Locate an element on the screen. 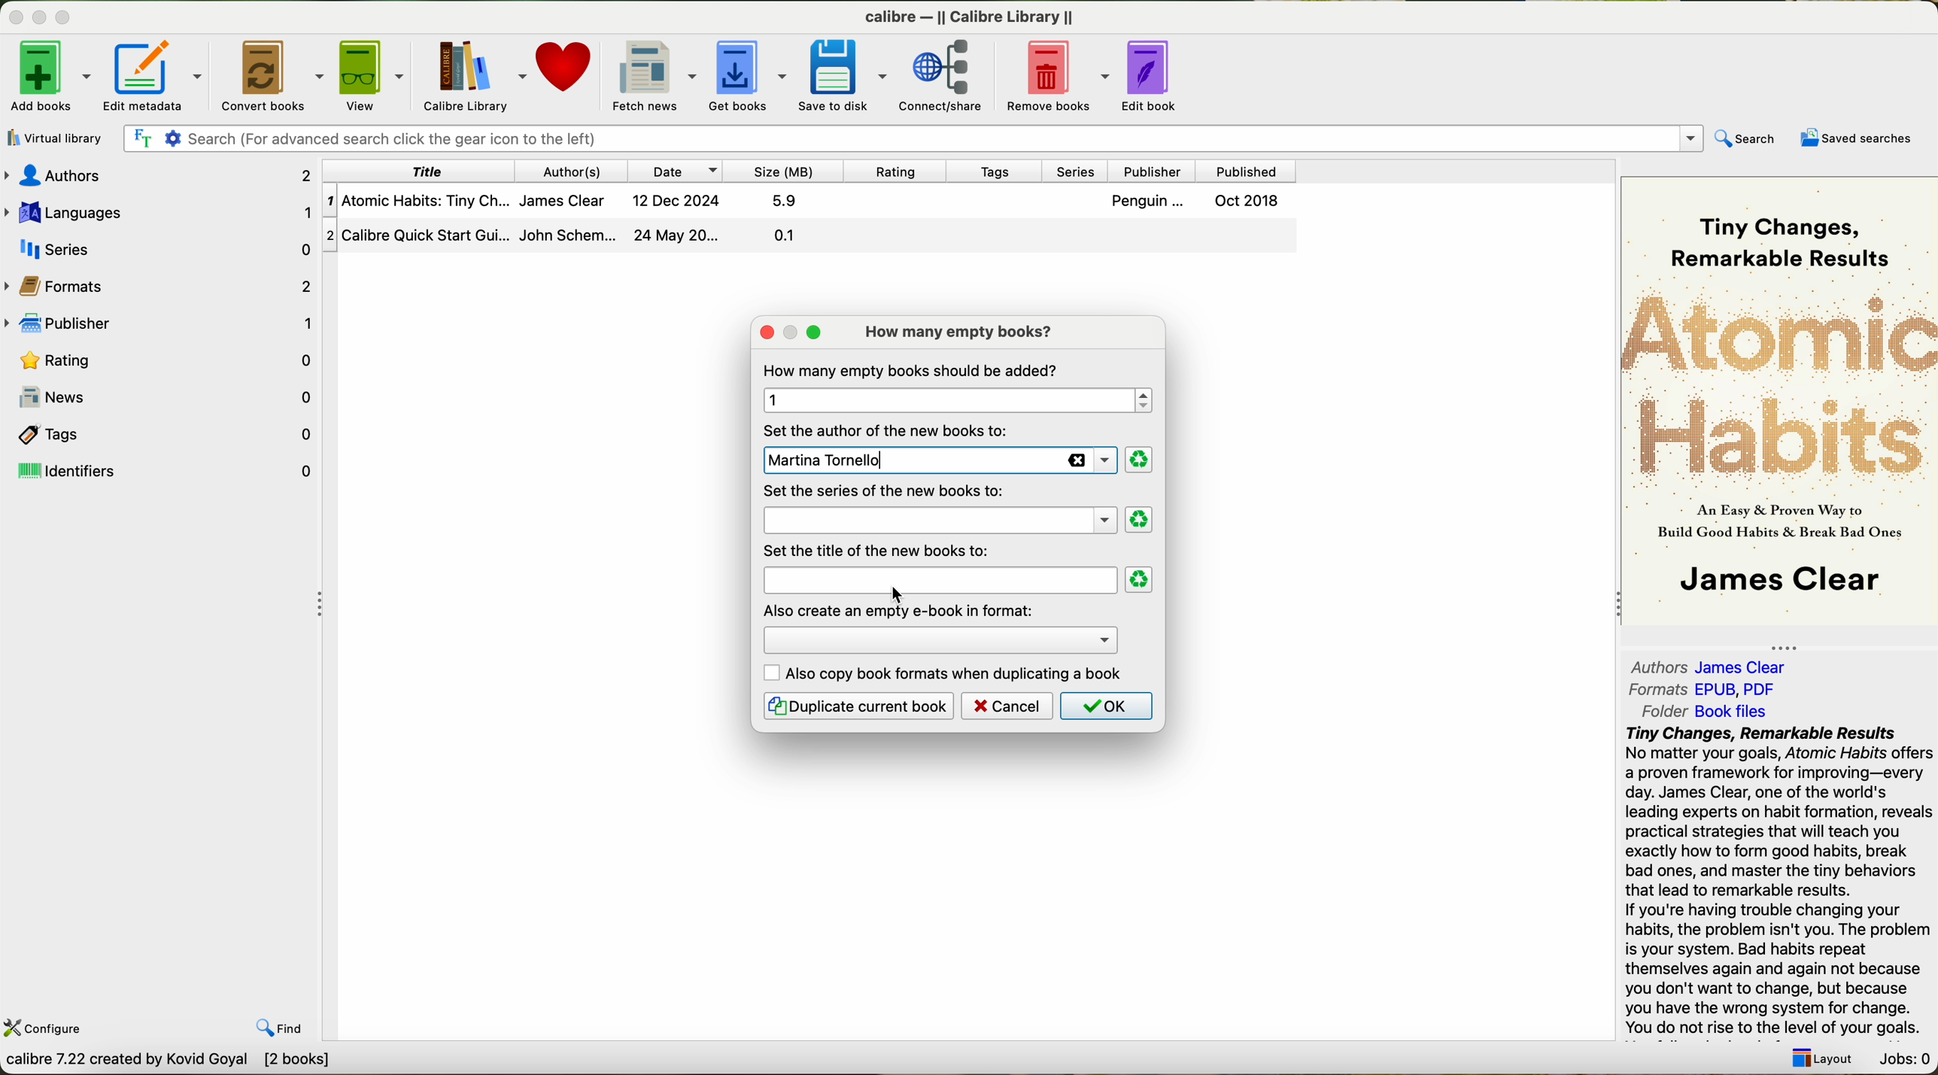  how many empty books shoul be added? is located at coordinates (913, 370).